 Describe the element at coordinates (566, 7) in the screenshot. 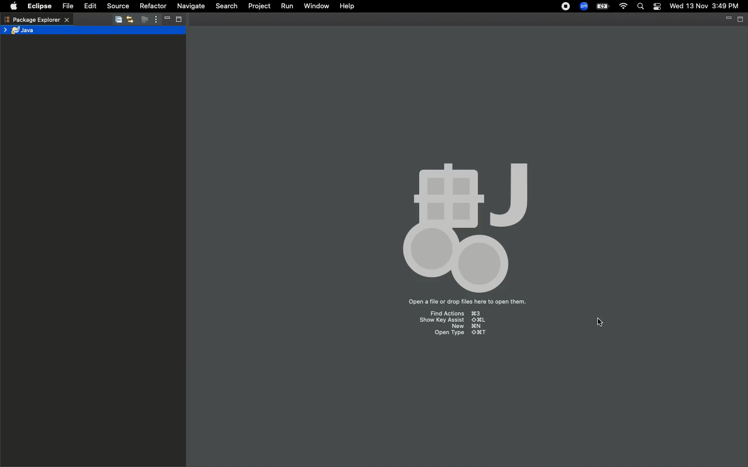

I see `Recording` at that location.